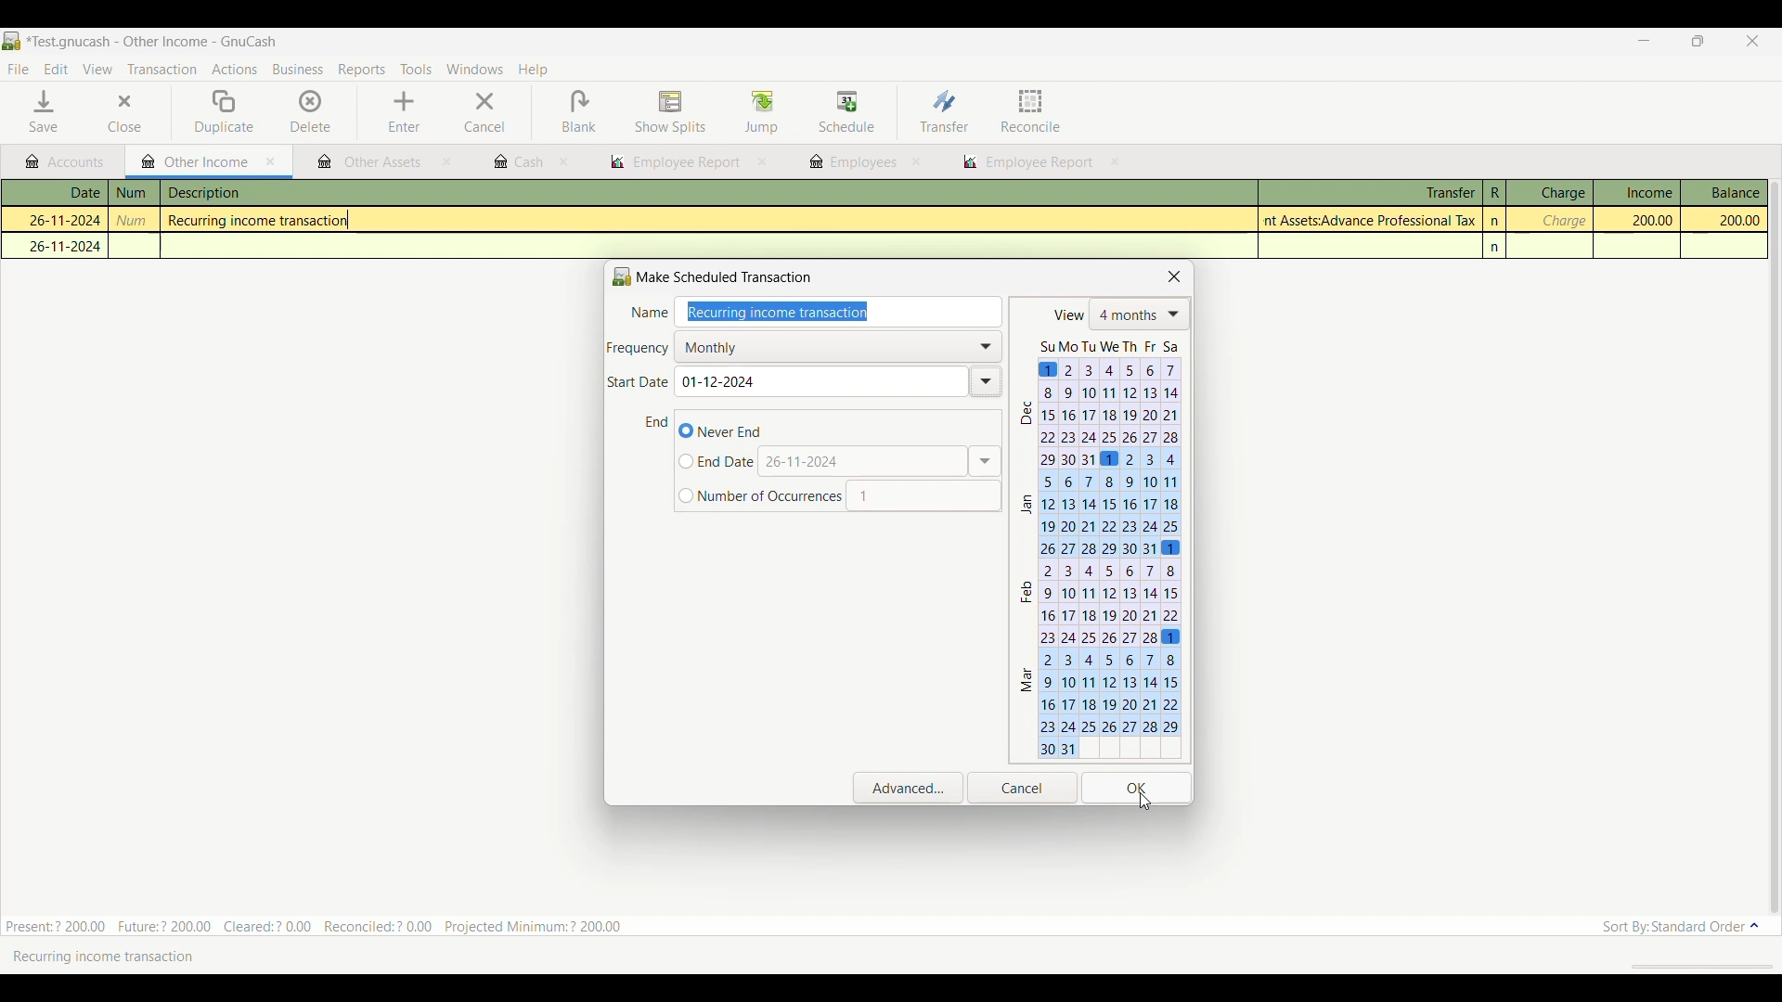 Image resolution: width=1782 pixels, height=1002 pixels. Describe the element at coordinates (1137, 789) in the screenshot. I see `Save inputs` at that location.